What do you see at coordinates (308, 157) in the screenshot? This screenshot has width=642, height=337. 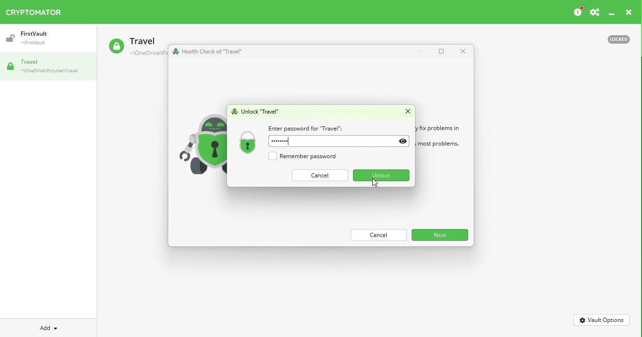 I see `Remember password` at bounding box center [308, 157].